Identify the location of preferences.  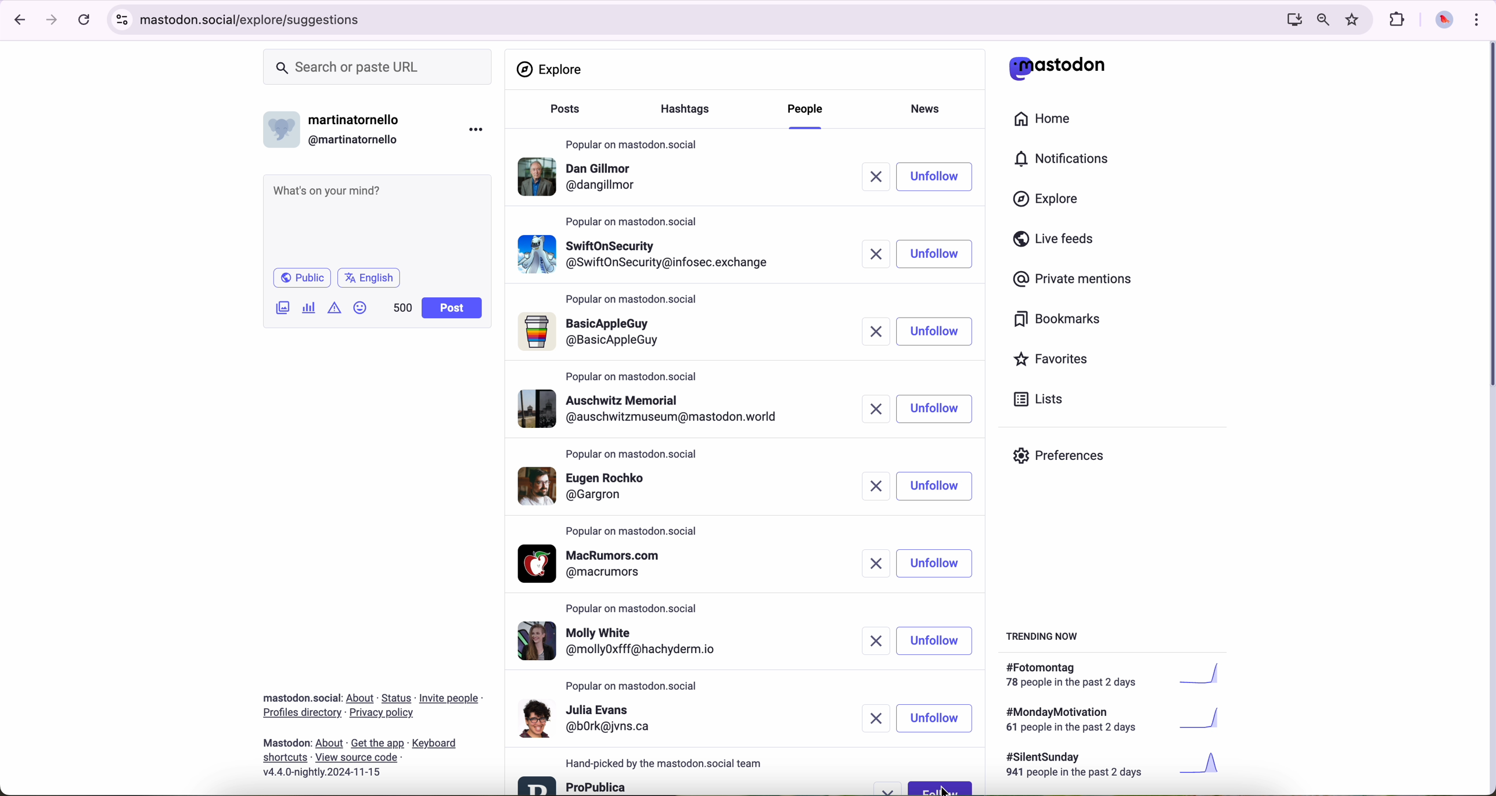
(1067, 460).